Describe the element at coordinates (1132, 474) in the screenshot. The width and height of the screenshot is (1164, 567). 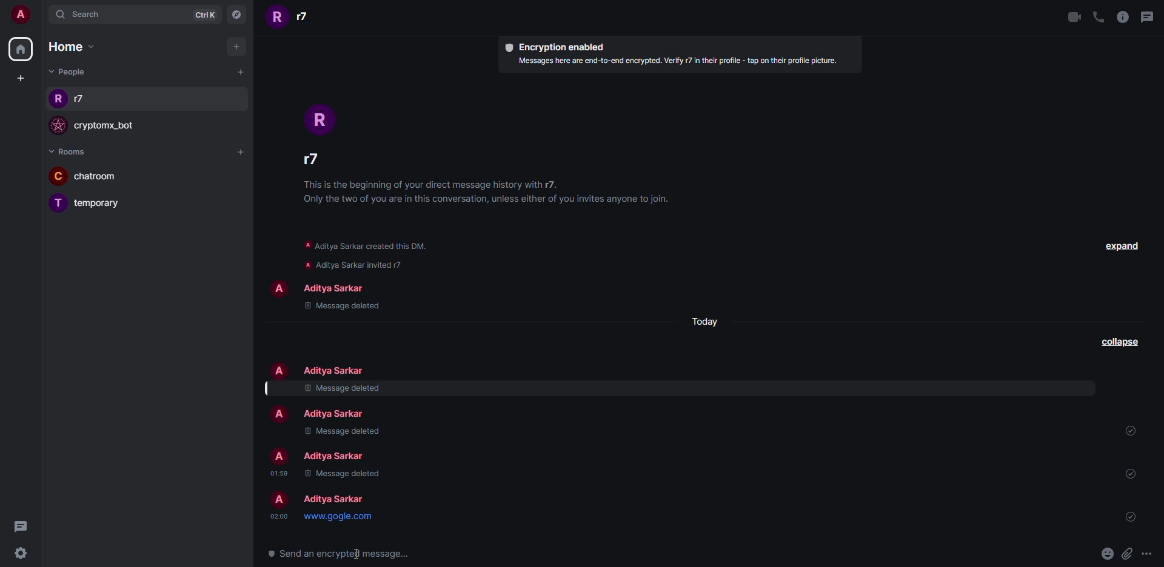
I see `sent` at that location.